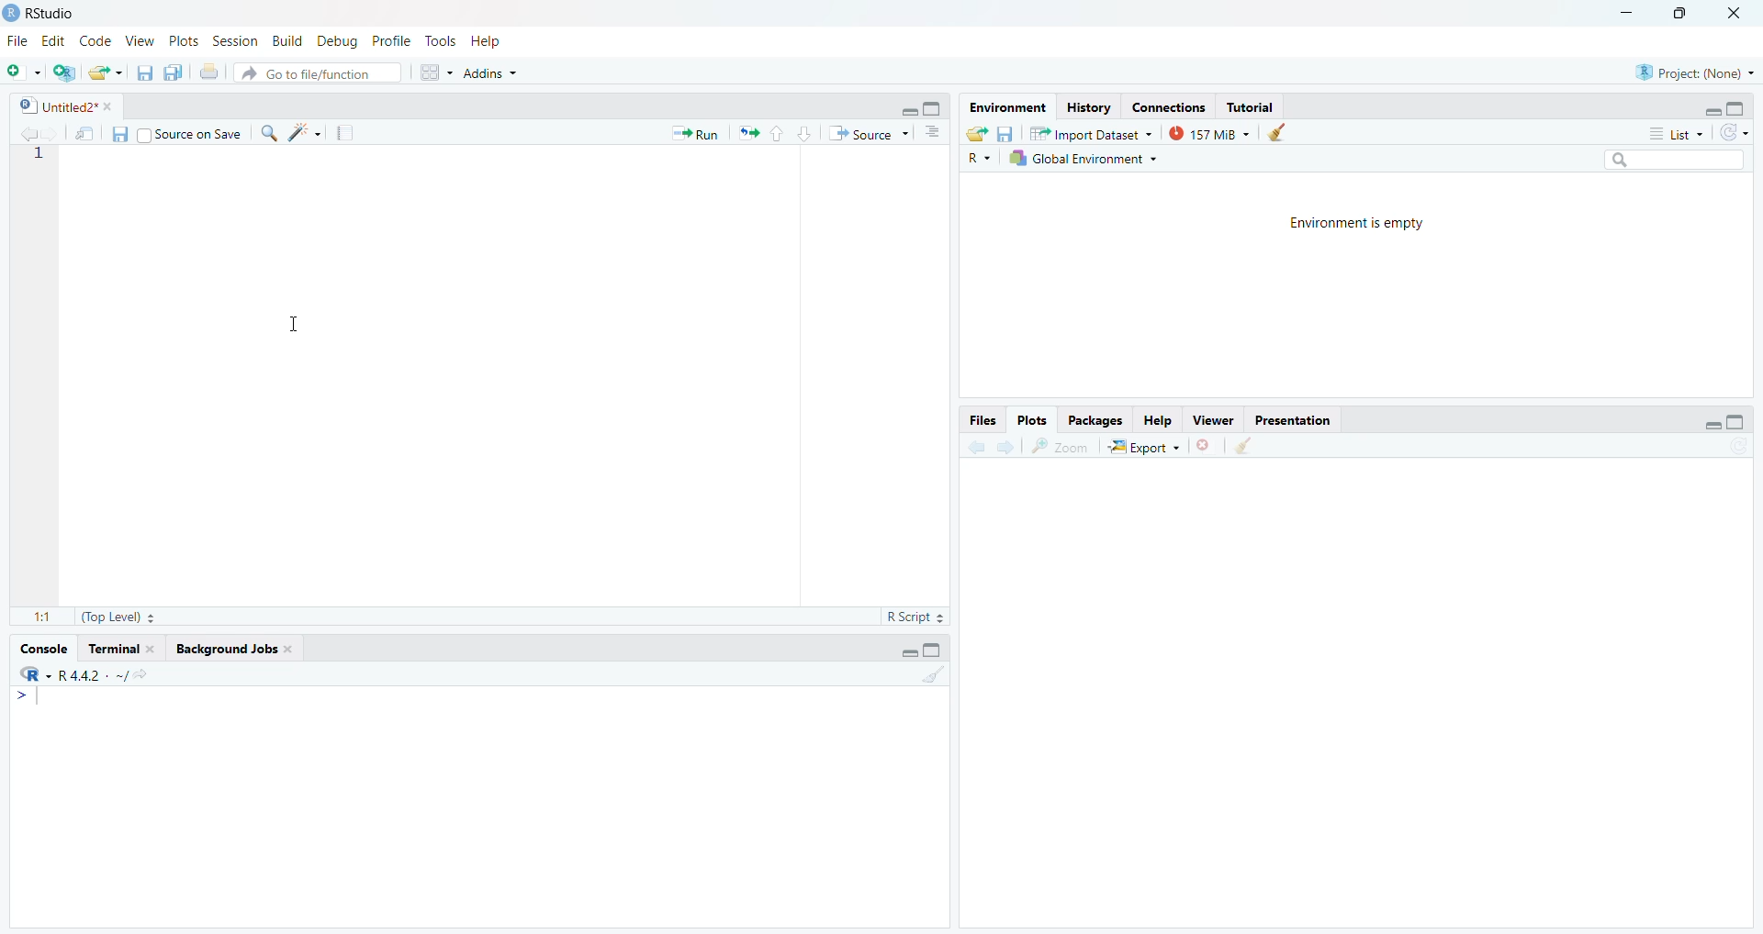 Image resolution: width=1763 pixels, height=934 pixels. What do you see at coordinates (977, 446) in the screenshot?
I see `previous plot` at bounding box center [977, 446].